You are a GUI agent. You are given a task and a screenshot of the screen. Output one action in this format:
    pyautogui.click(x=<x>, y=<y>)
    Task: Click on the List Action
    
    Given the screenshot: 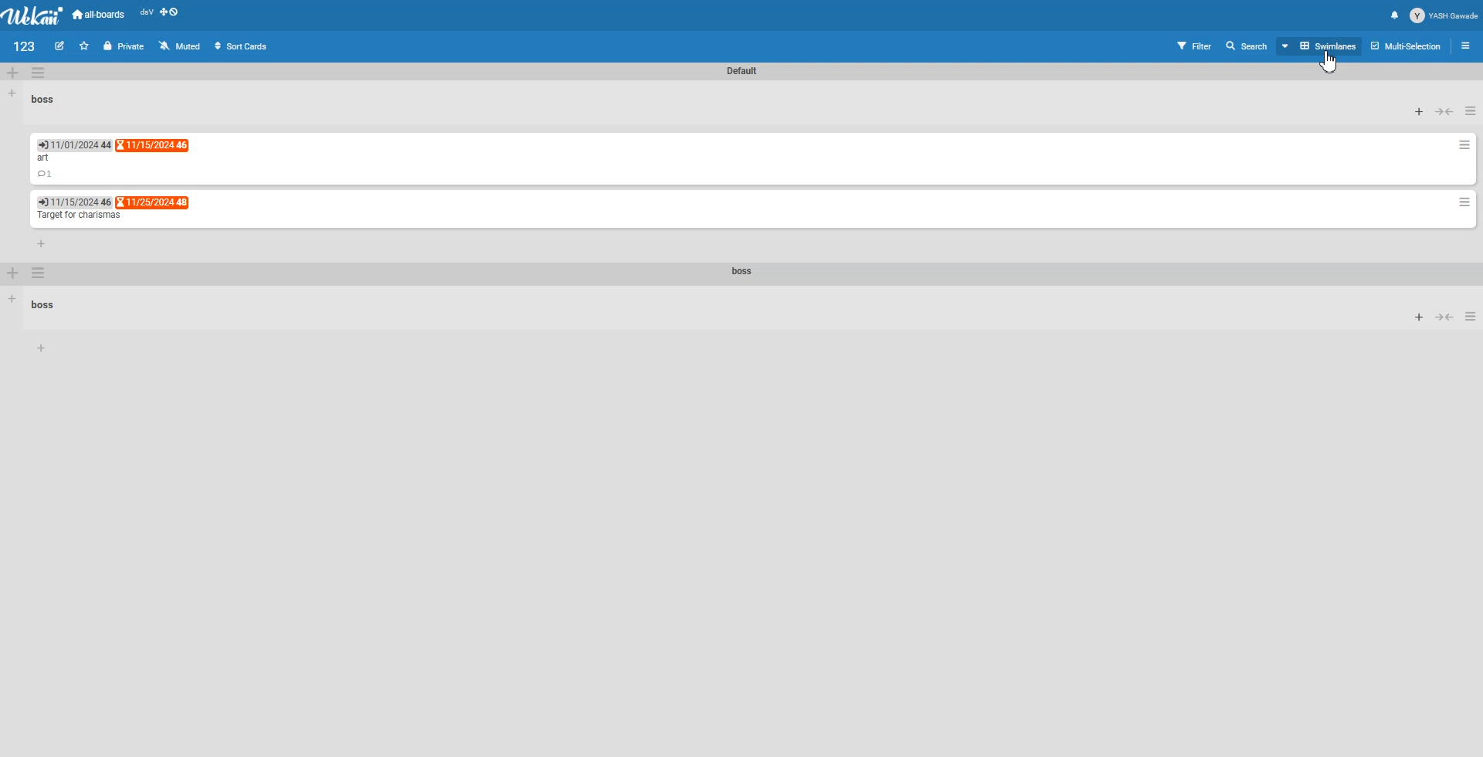 What is the action you would take?
    pyautogui.click(x=1472, y=315)
    